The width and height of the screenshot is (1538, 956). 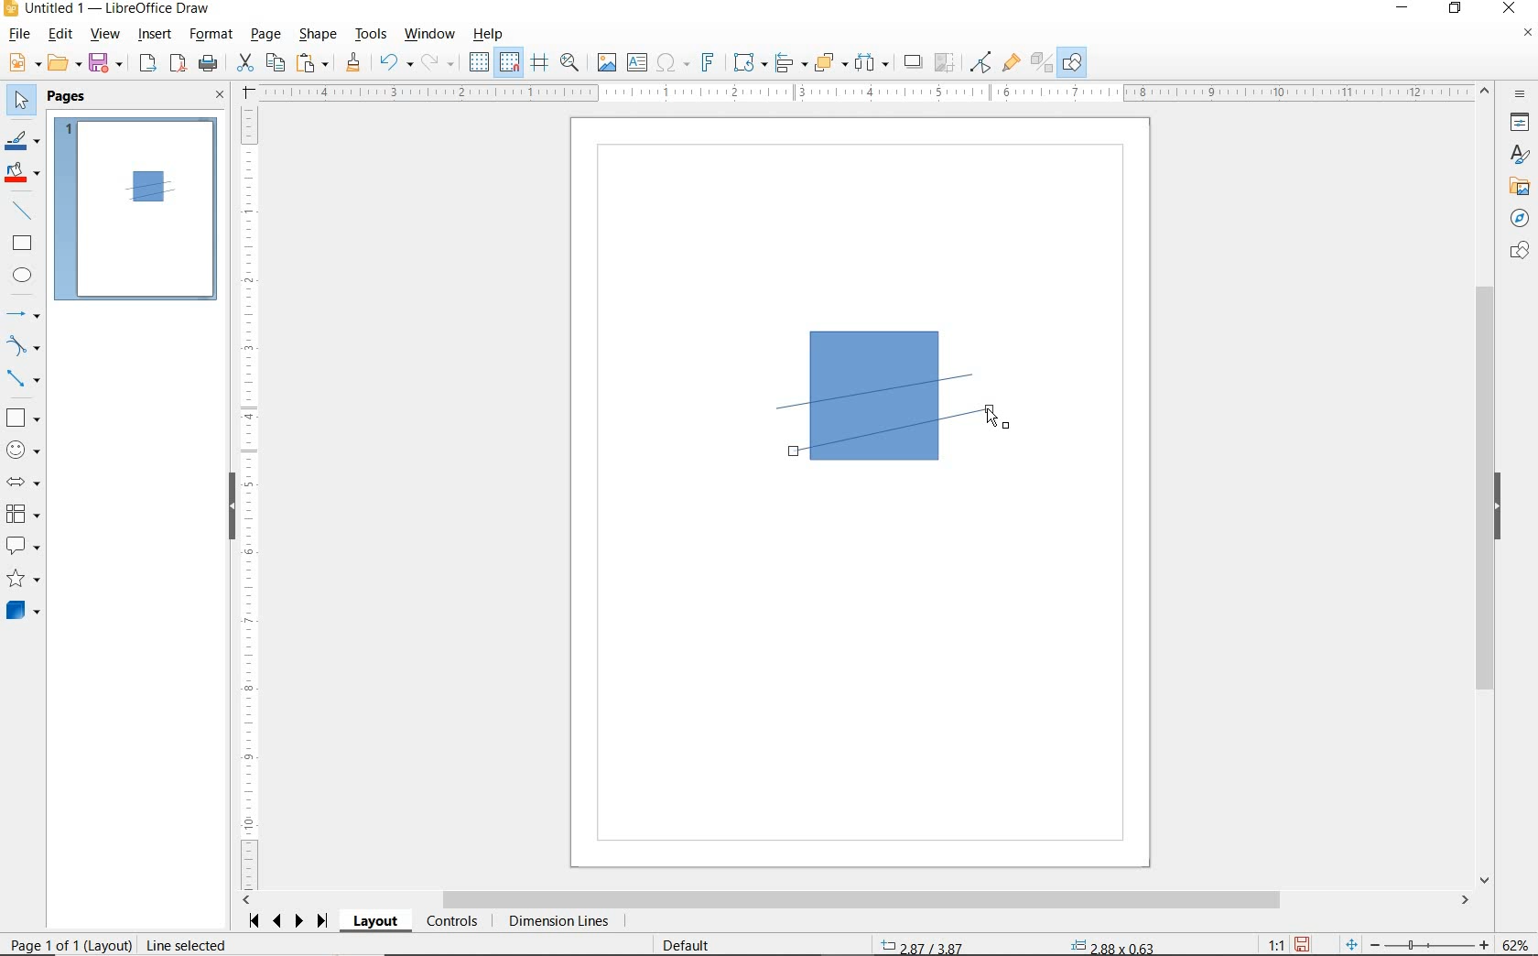 I want to click on SAVE, so click(x=107, y=64).